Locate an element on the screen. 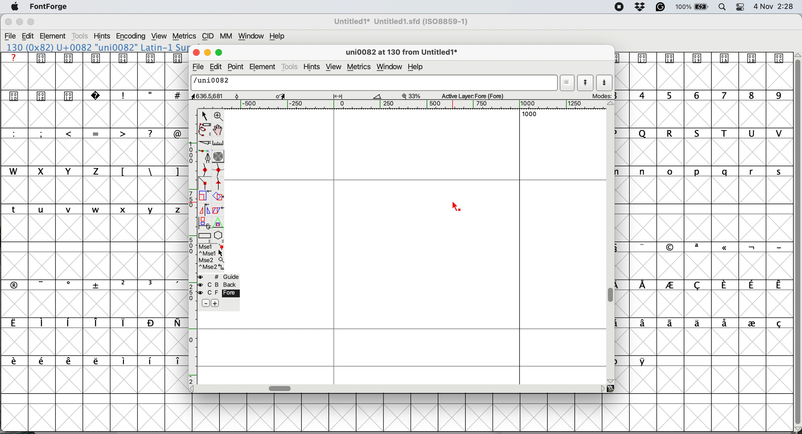  rectangles and ellipses is located at coordinates (205, 237).